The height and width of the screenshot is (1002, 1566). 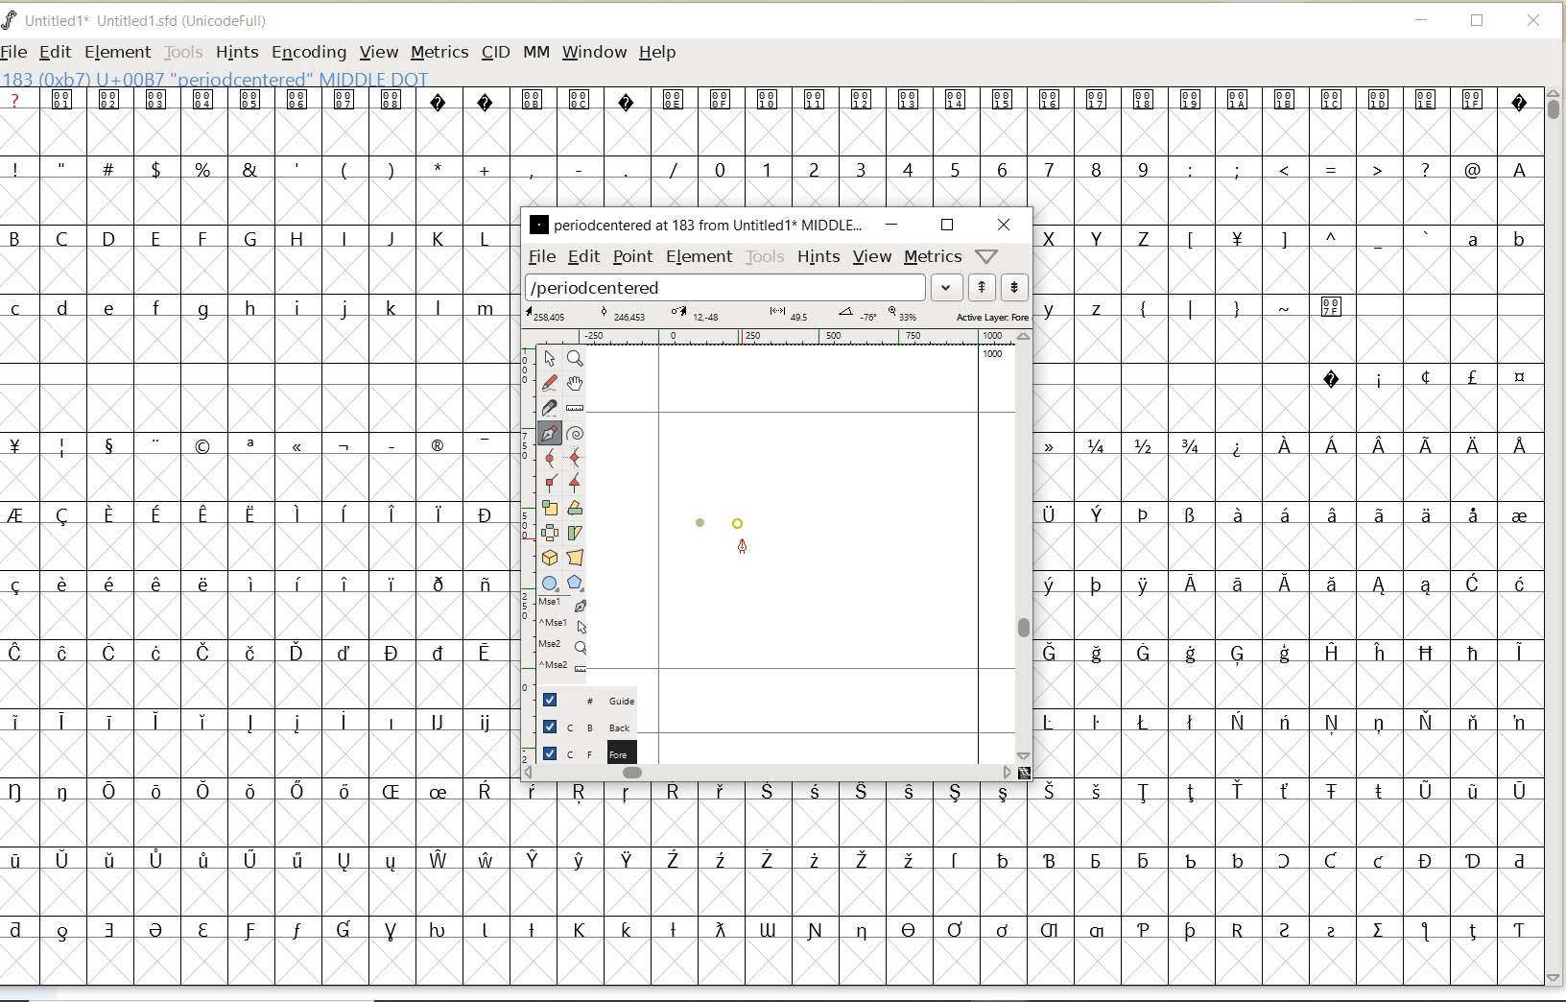 What do you see at coordinates (947, 224) in the screenshot?
I see `restore` at bounding box center [947, 224].